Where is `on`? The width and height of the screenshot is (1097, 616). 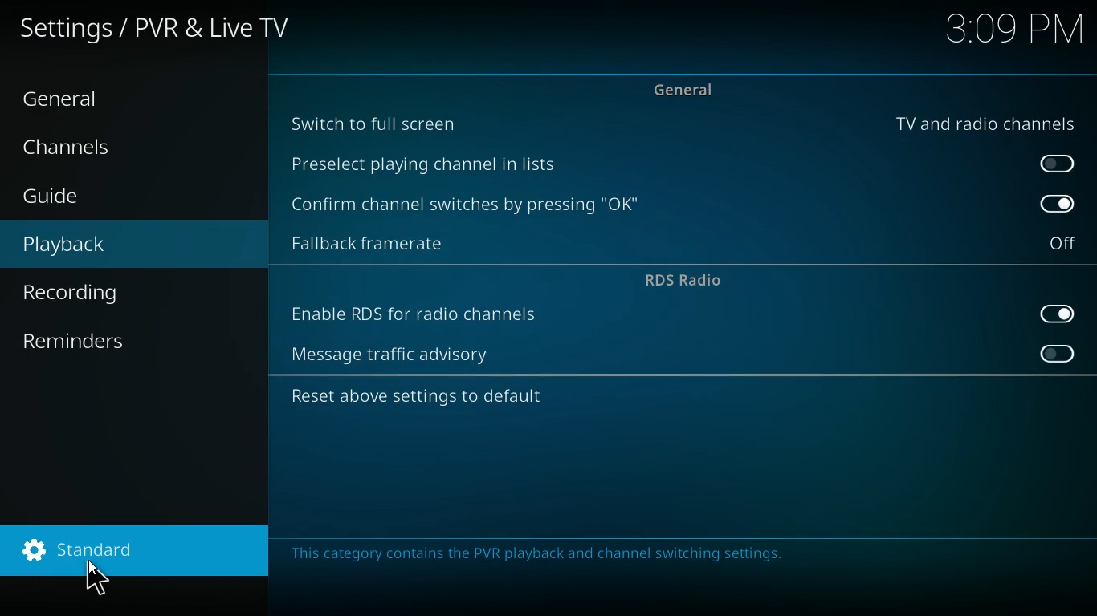
on is located at coordinates (1052, 314).